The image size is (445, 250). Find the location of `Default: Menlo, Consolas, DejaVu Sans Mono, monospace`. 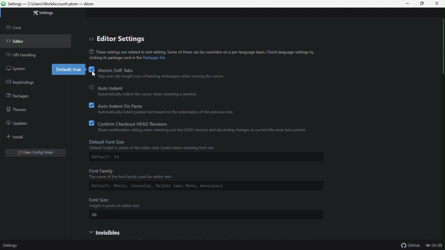

Default: Menlo, Consolas, DejaVu Sans Mono, monospace is located at coordinates (171, 186).